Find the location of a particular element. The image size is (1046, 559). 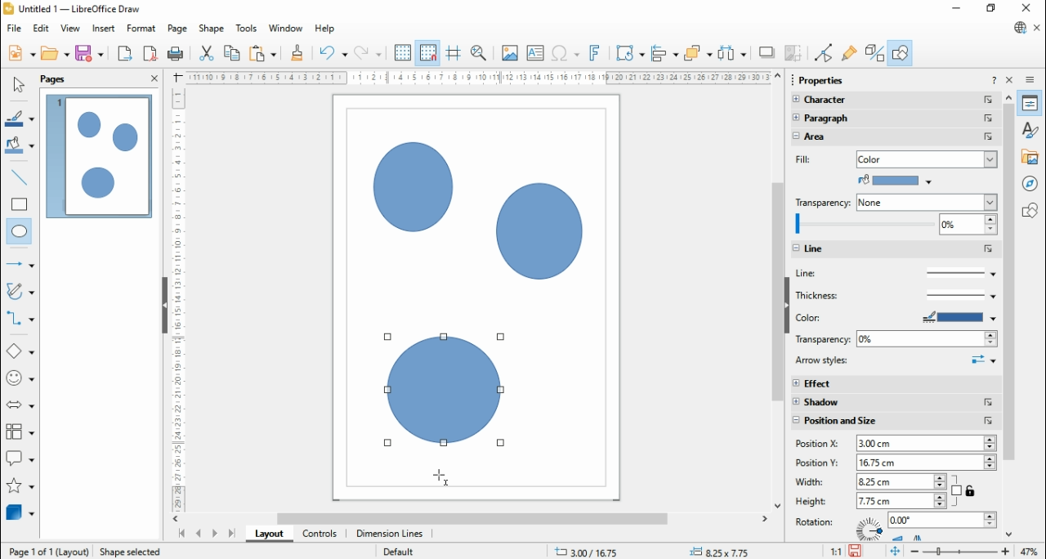

new is located at coordinates (21, 52).